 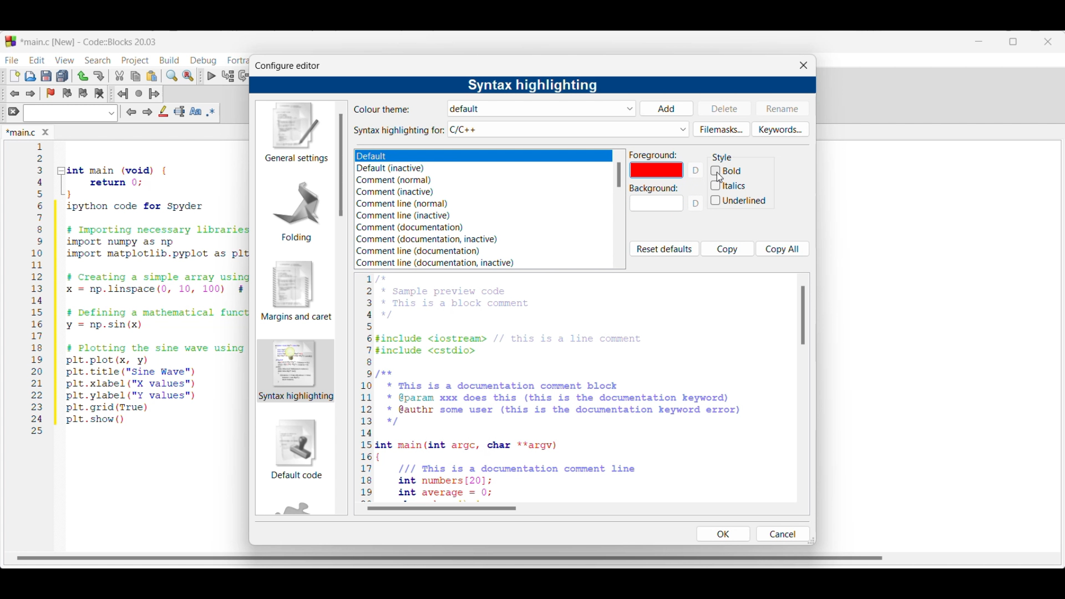 What do you see at coordinates (723, 534) in the screenshot?
I see `OK` at bounding box center [723, 534].